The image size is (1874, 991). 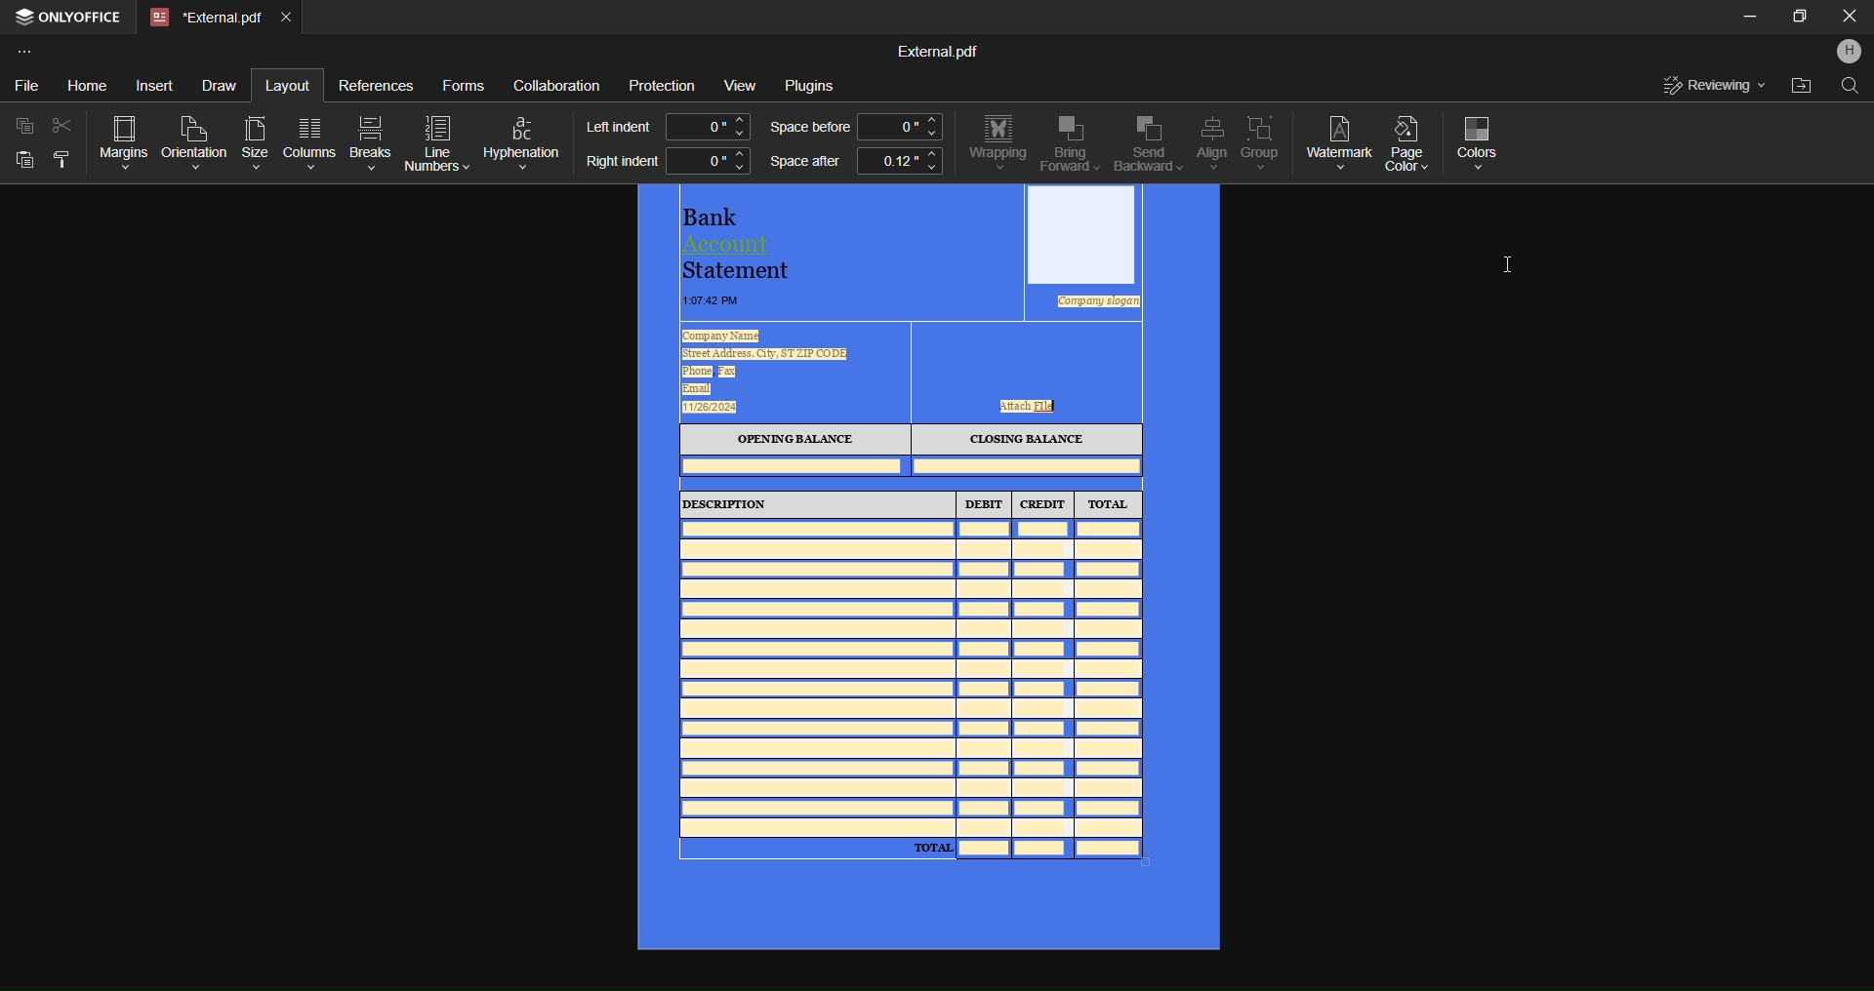 I want to click on OnlyOffice Application Tab, so click(x=72, y=20).